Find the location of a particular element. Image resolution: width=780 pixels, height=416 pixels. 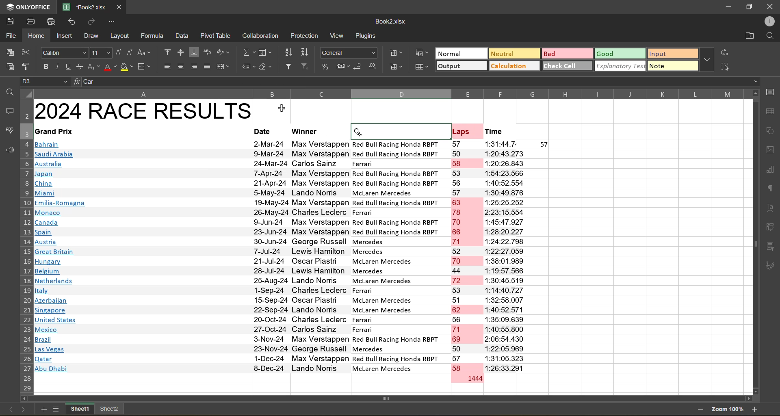

input is located at coordinates (673, 54).